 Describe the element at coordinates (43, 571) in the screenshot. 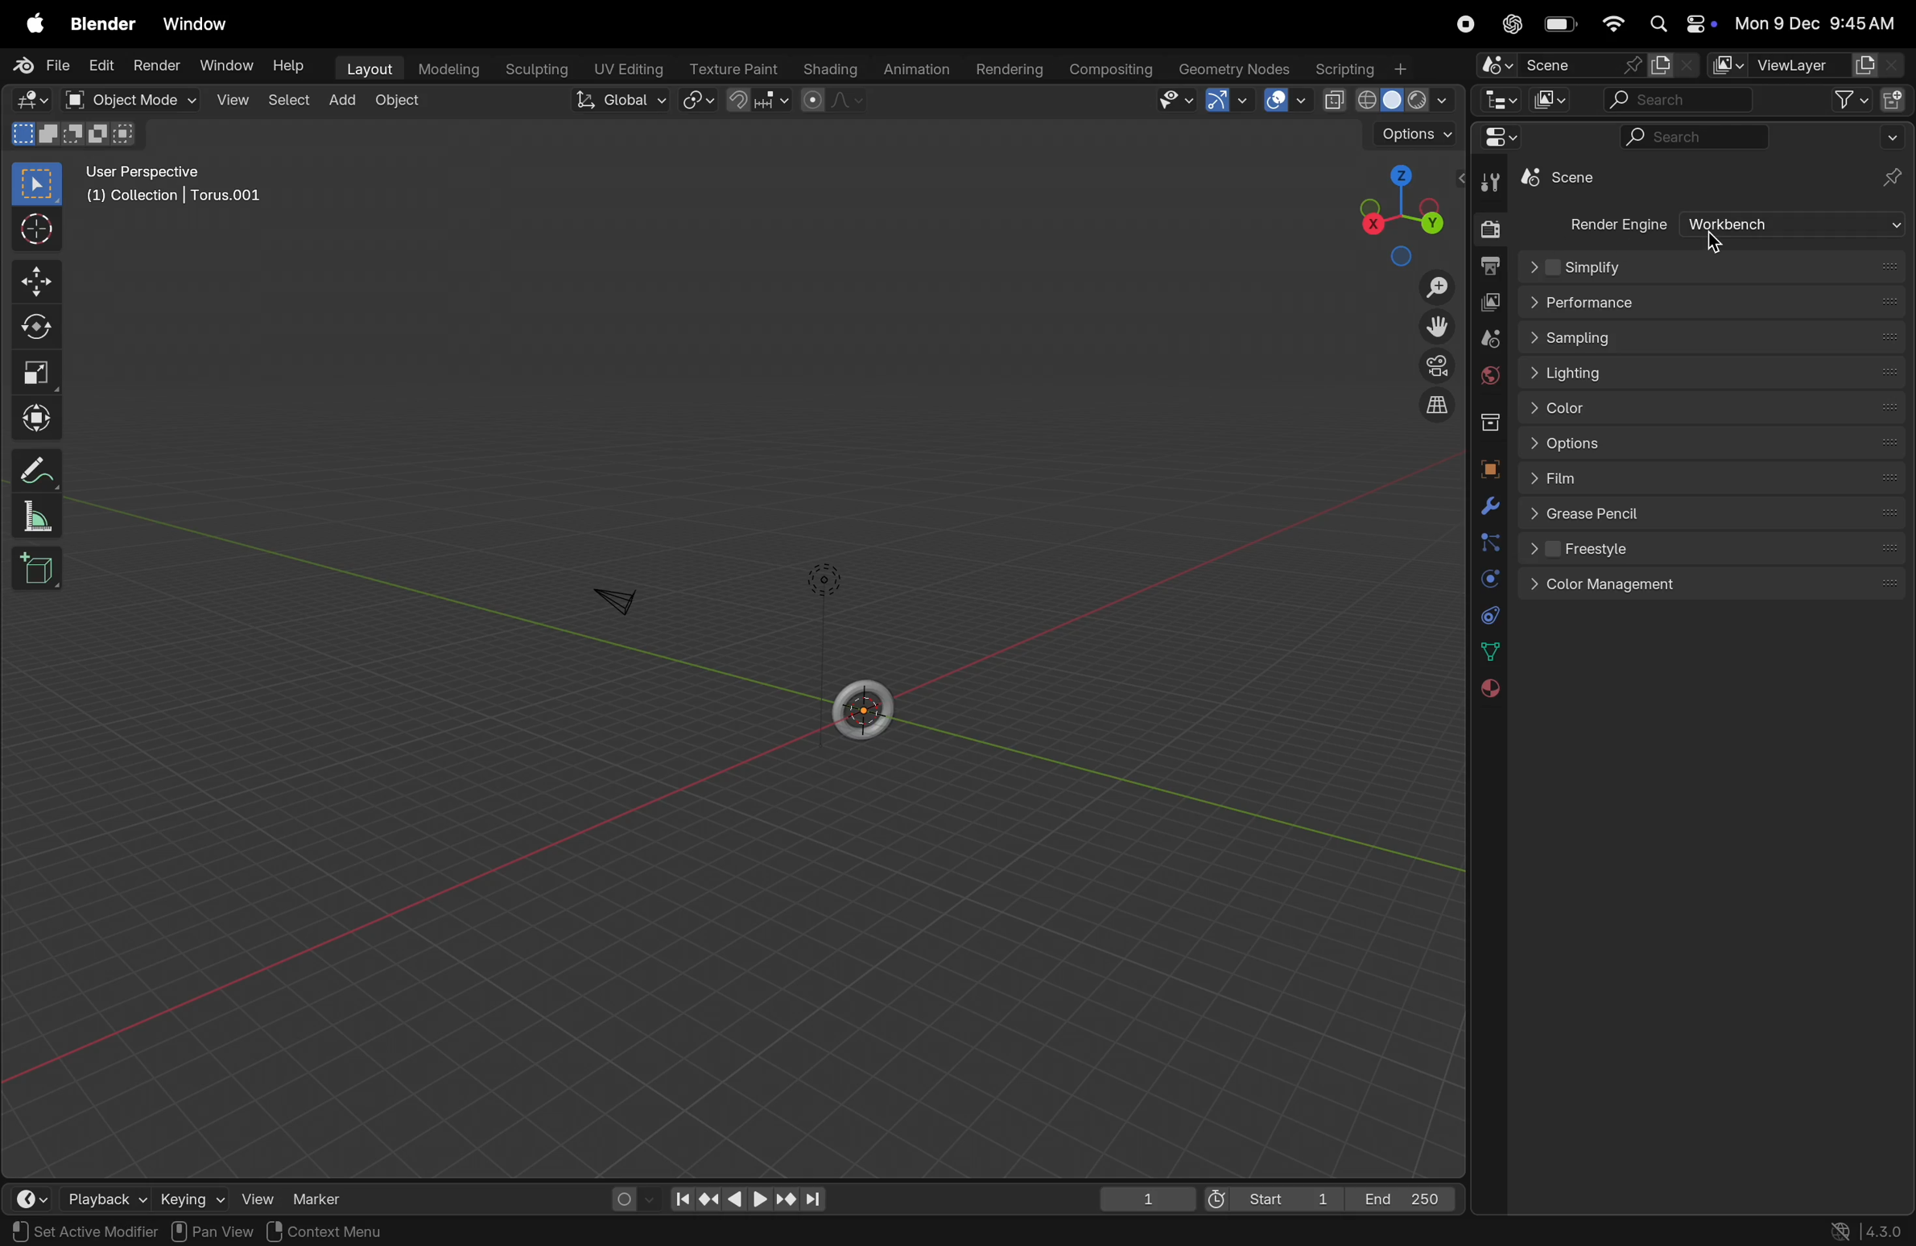

I see `add cube` at that location.